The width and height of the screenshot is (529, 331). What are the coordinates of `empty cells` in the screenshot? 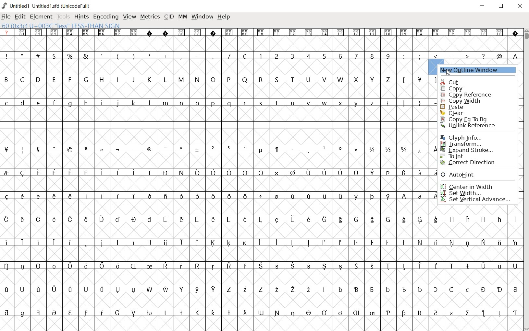 It's located at (221, 184).